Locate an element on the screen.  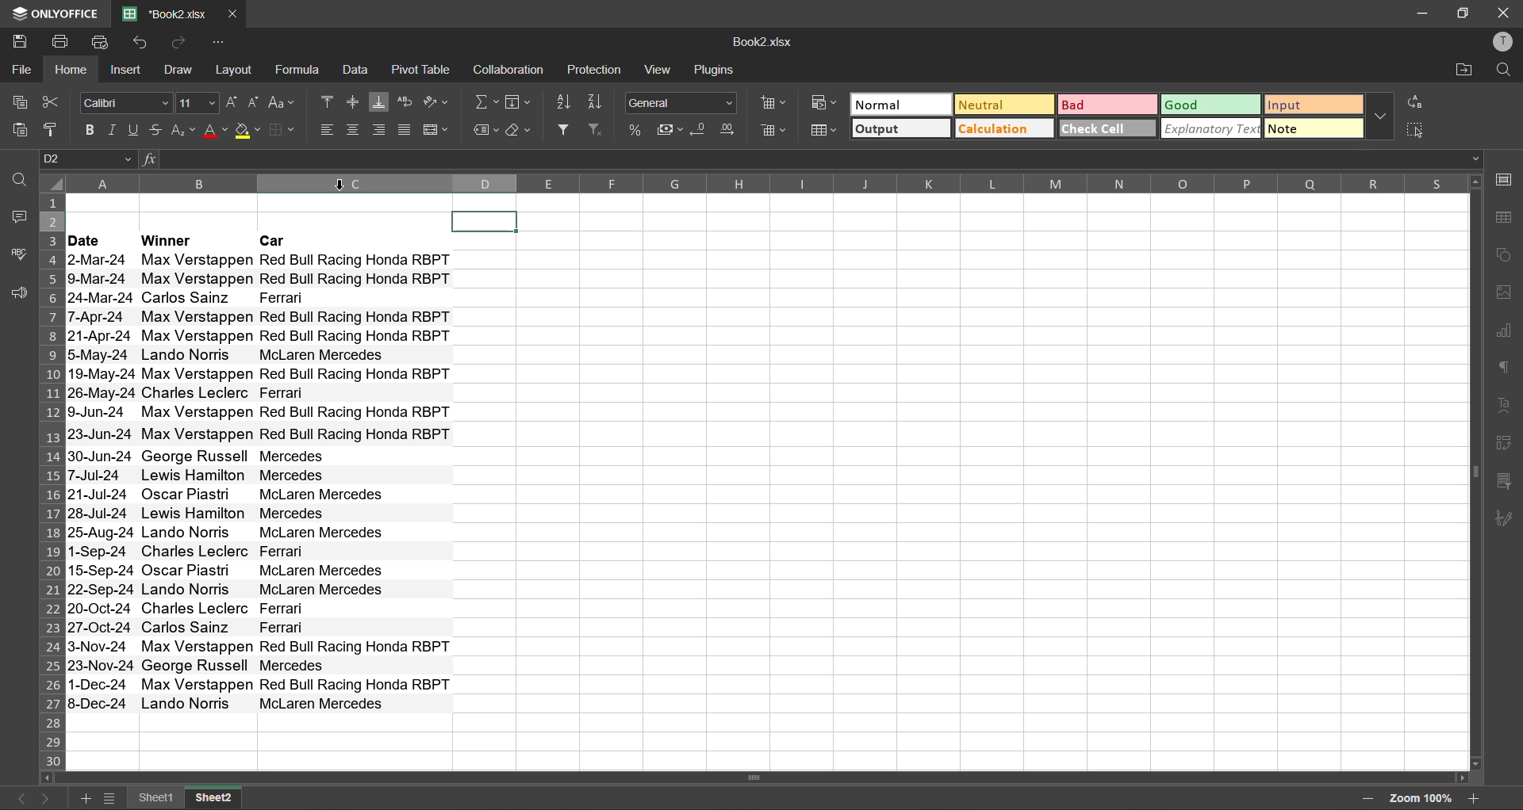
feedback is located at coordinates (17, 294).